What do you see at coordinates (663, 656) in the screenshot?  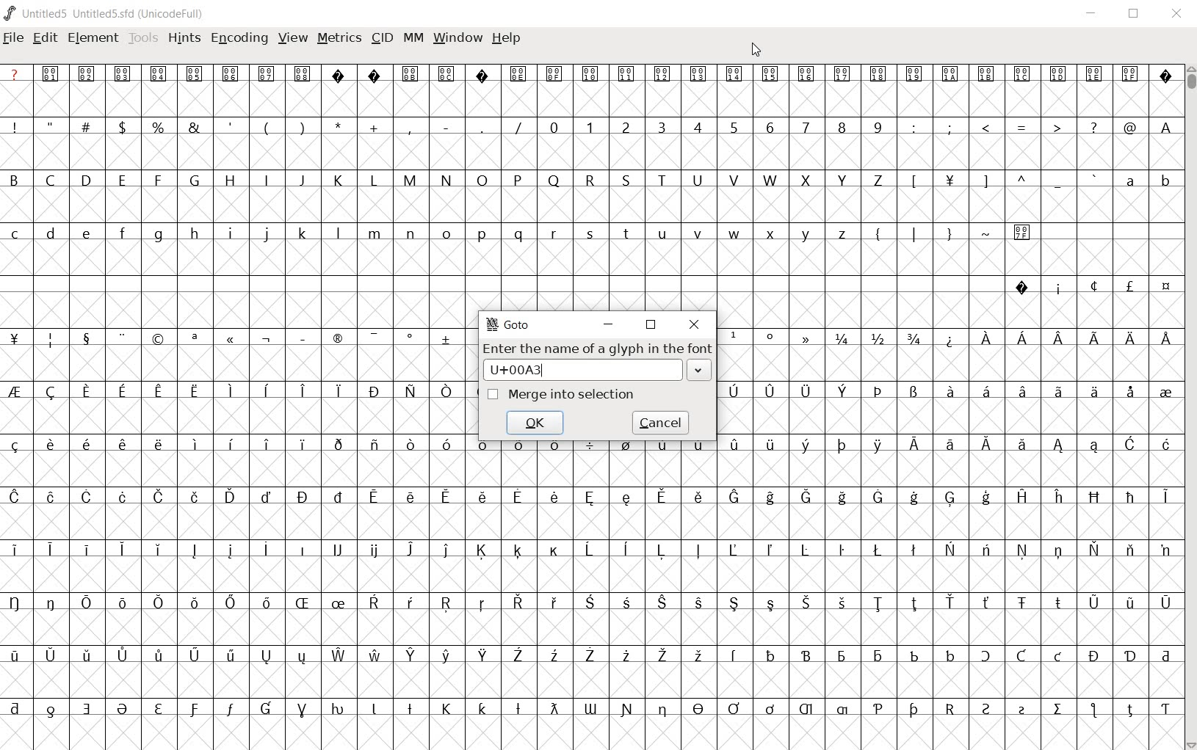 I see `Symbol` at bounding box center [663, 656].